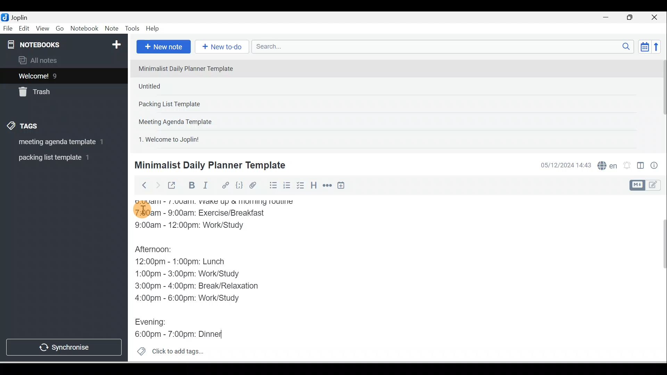  Describe the element at coordinates (287, 185) in the screenshot. I see `Numbered list` at that location.